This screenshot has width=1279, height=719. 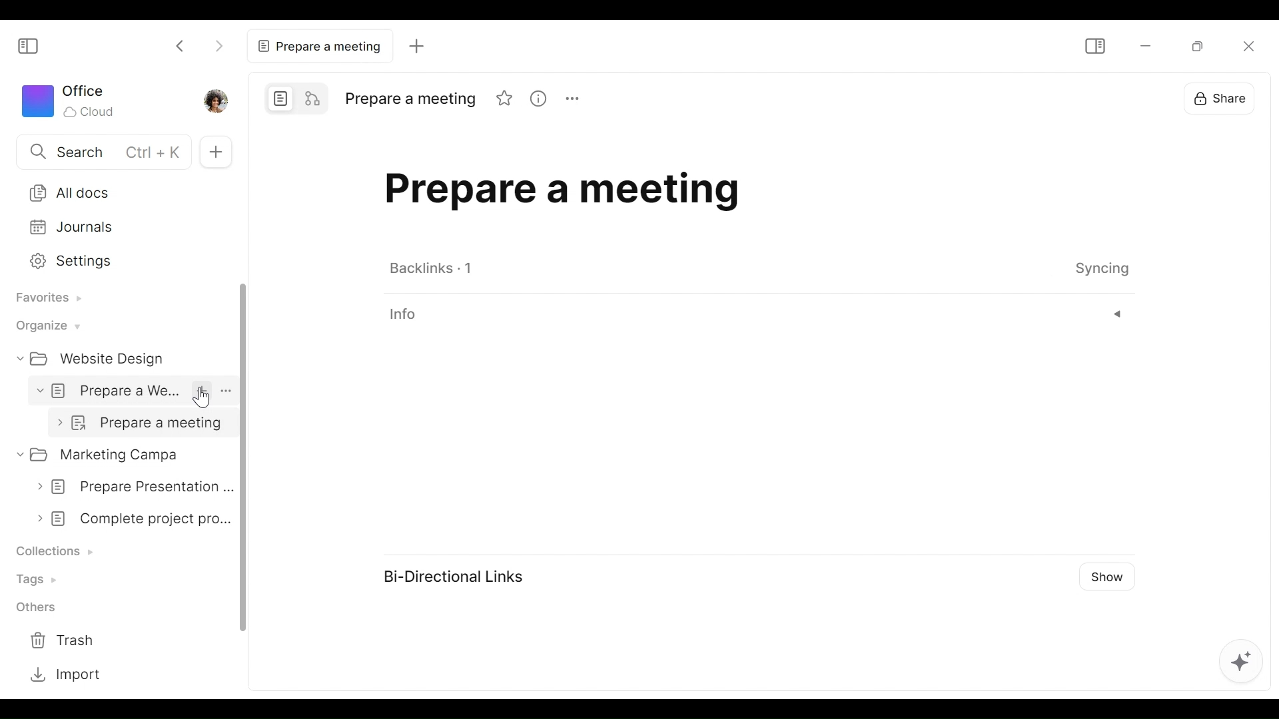 What do you see at coordinates (756, 314) in the screenshot?
I see `View Information` at bounding box center [756, 314].